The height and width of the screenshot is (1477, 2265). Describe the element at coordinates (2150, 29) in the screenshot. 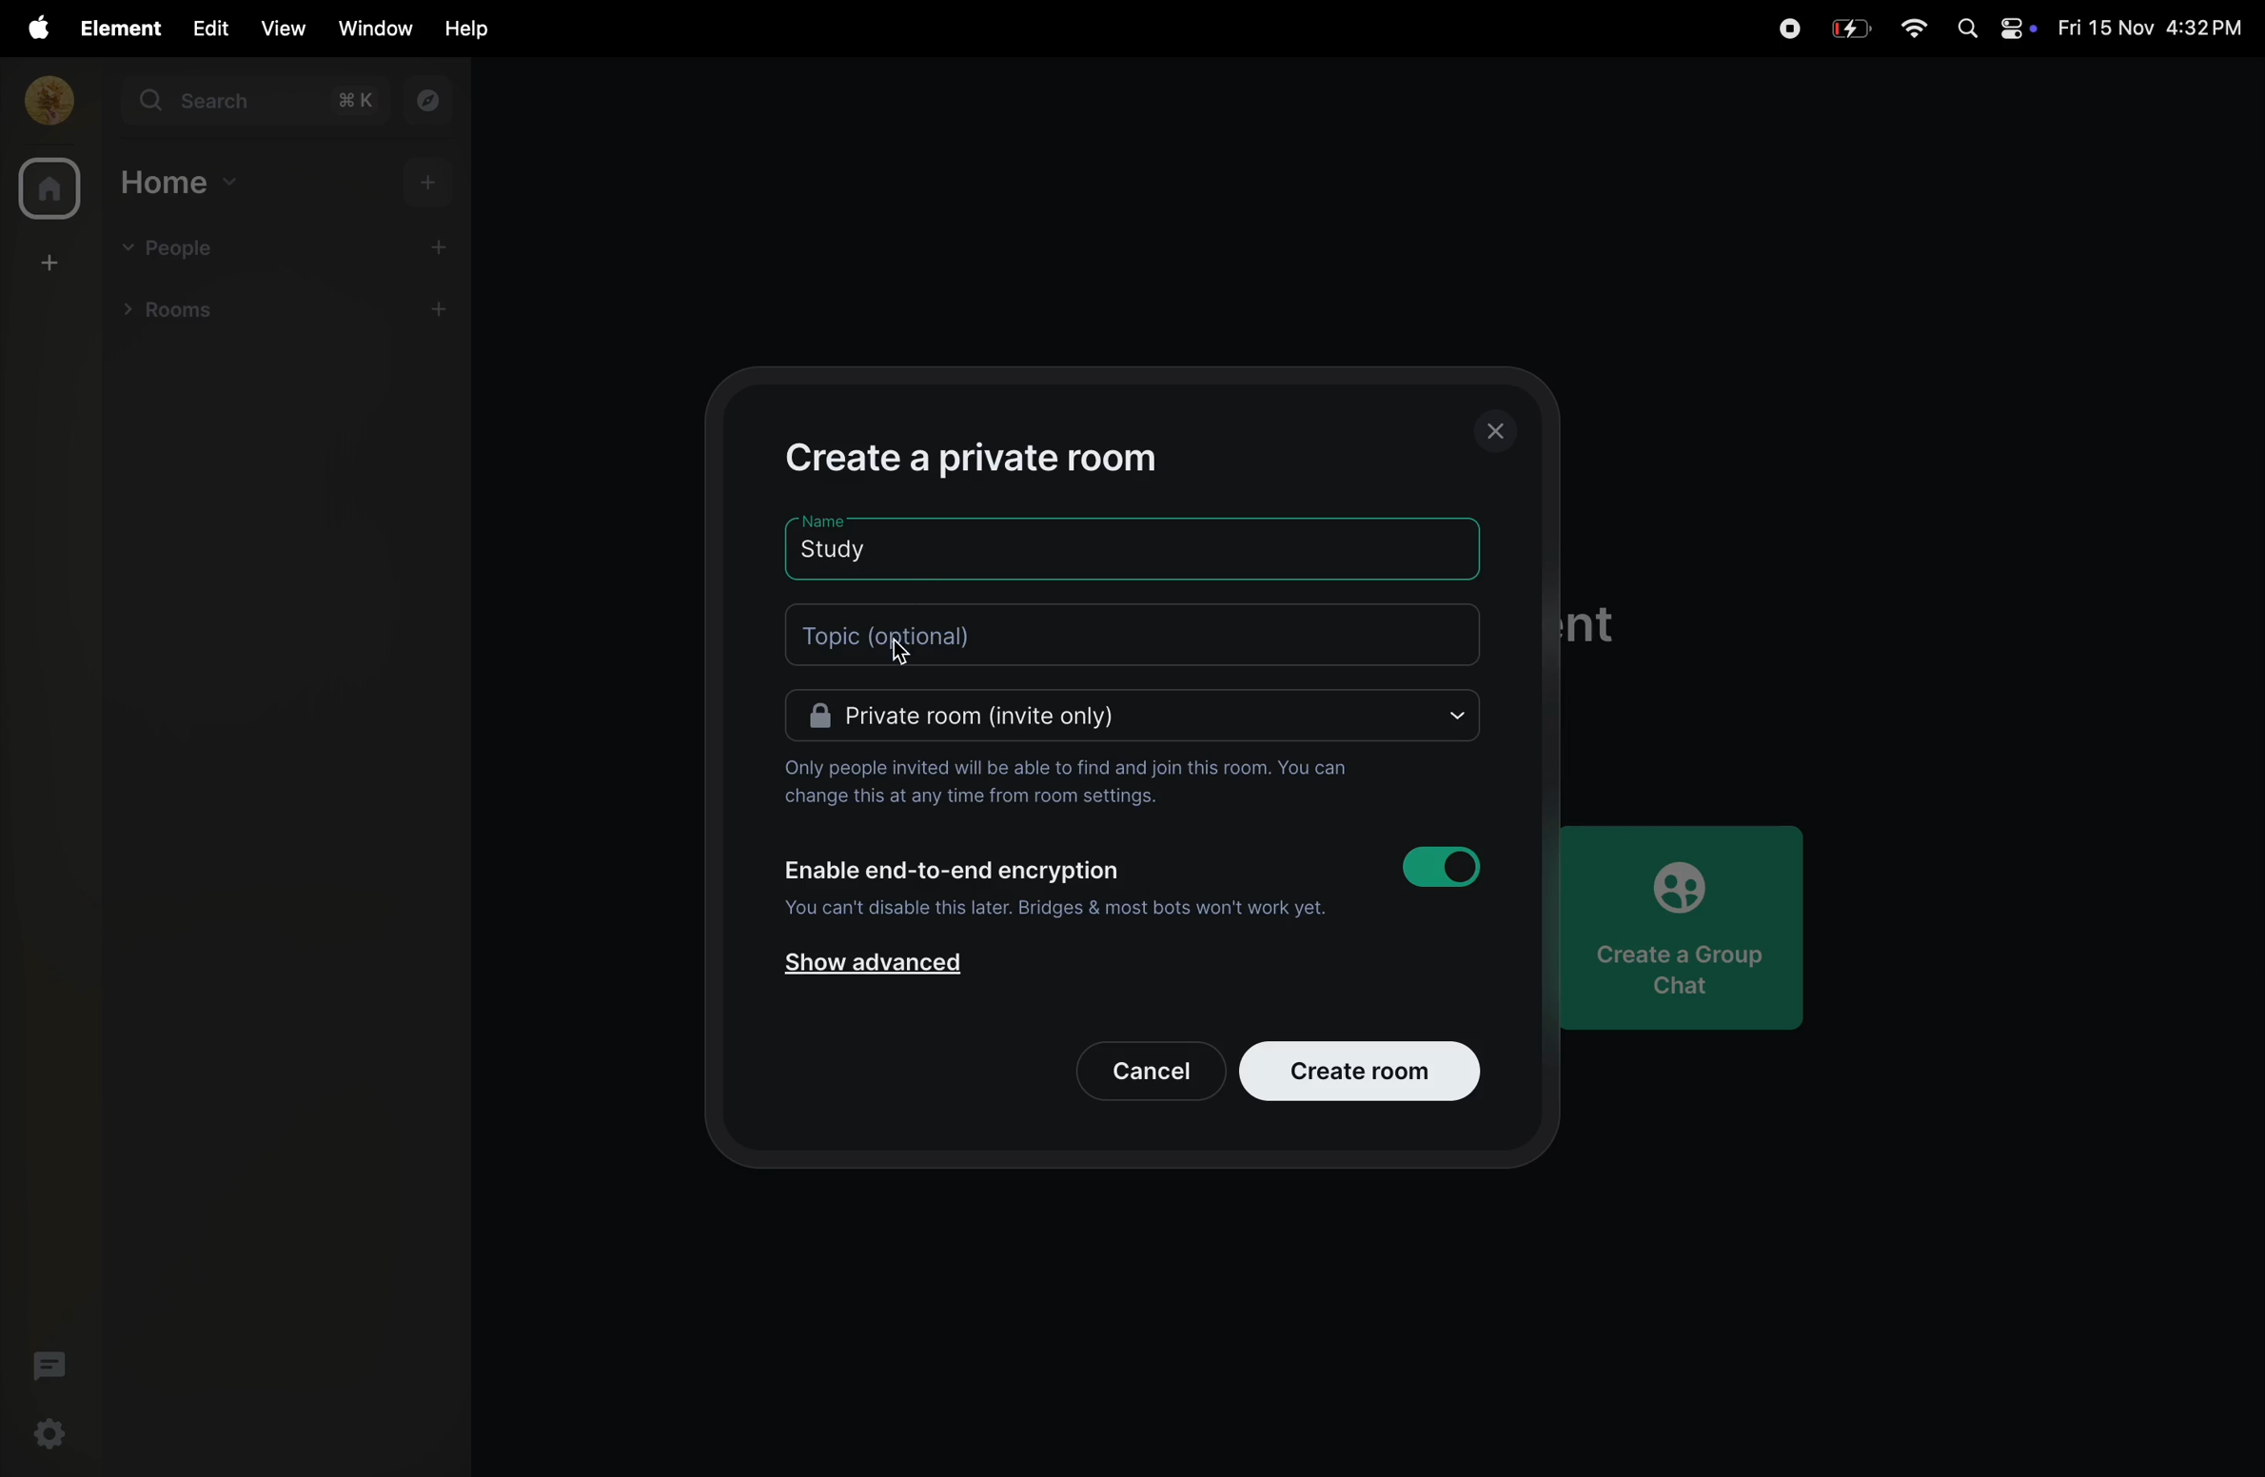

I see `date and time` at that location.